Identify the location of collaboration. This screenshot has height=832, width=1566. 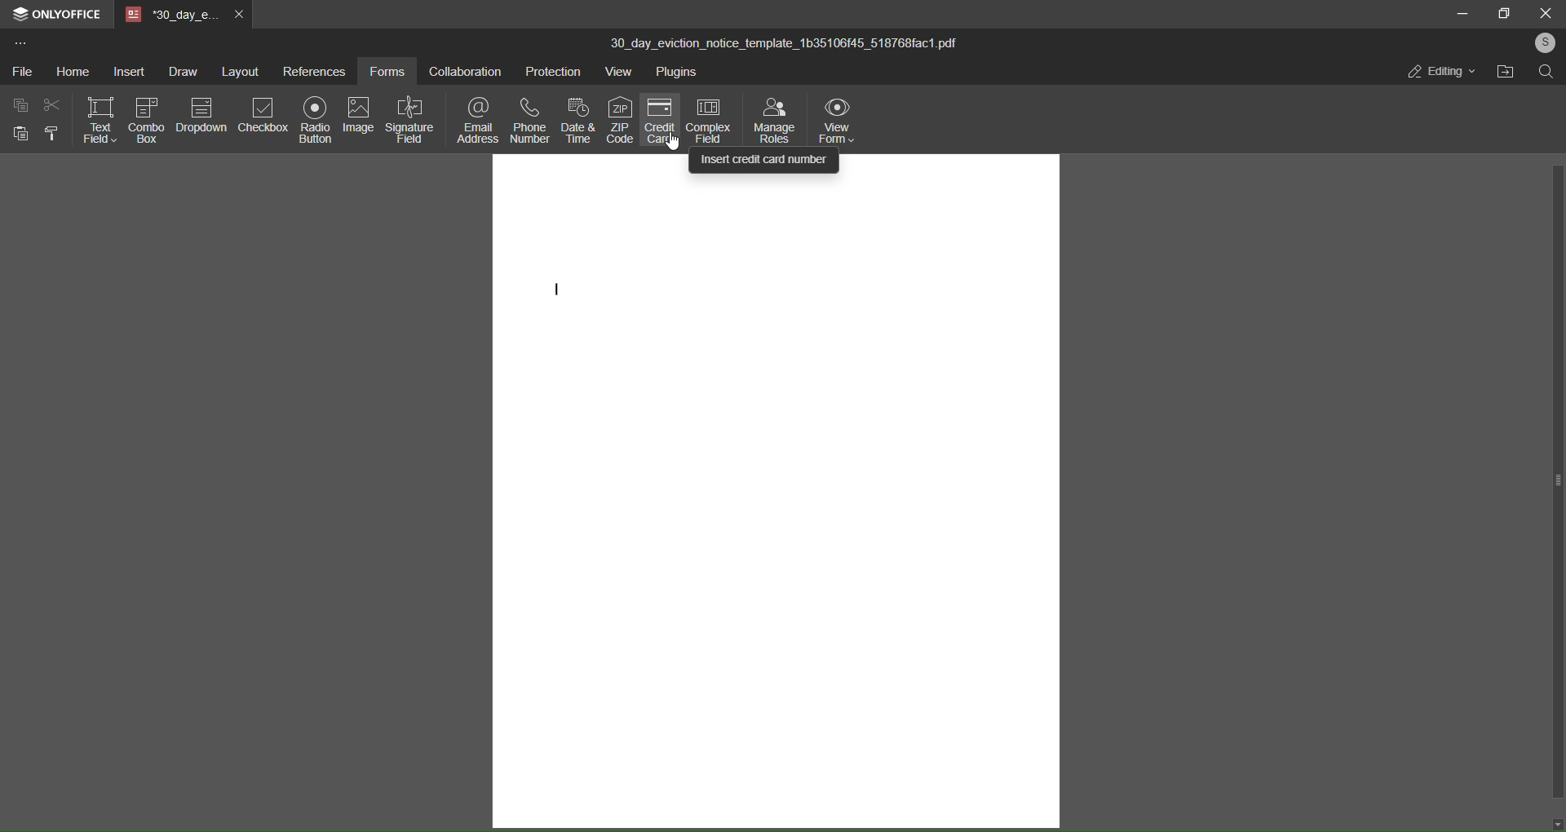
(467, 71).